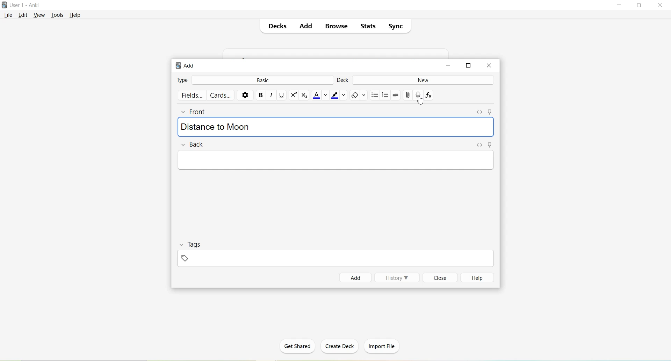 The image size is (671, 361). Describe the element at coordinates (261, 80) in the screenshot. I see `Basic` at that location.